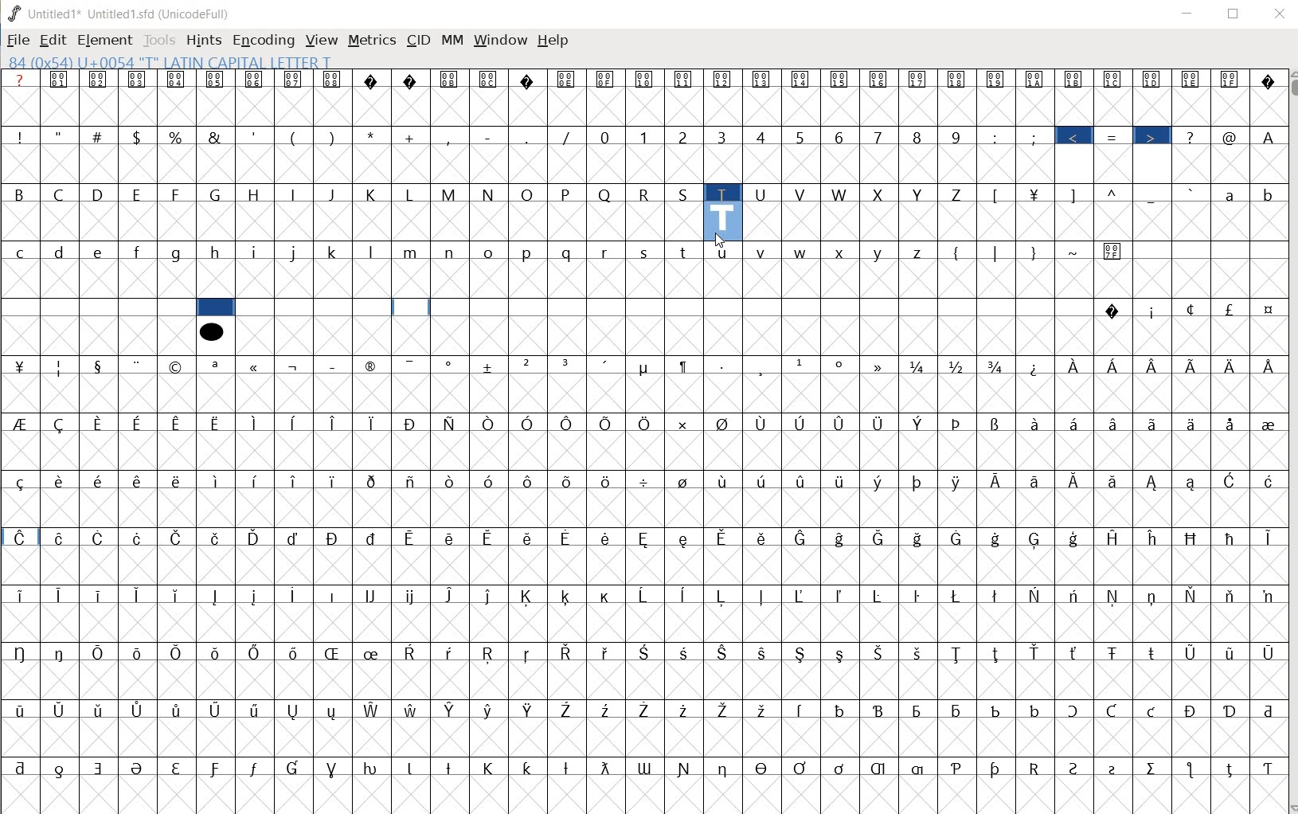  I want to click on Symbol, so click(334, 767).